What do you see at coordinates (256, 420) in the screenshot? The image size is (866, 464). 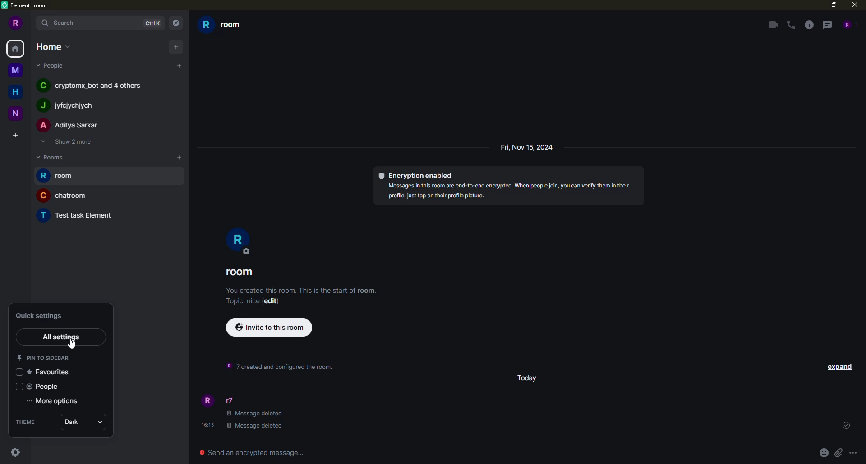 I see `deleted` at bounding box center [256, 420].